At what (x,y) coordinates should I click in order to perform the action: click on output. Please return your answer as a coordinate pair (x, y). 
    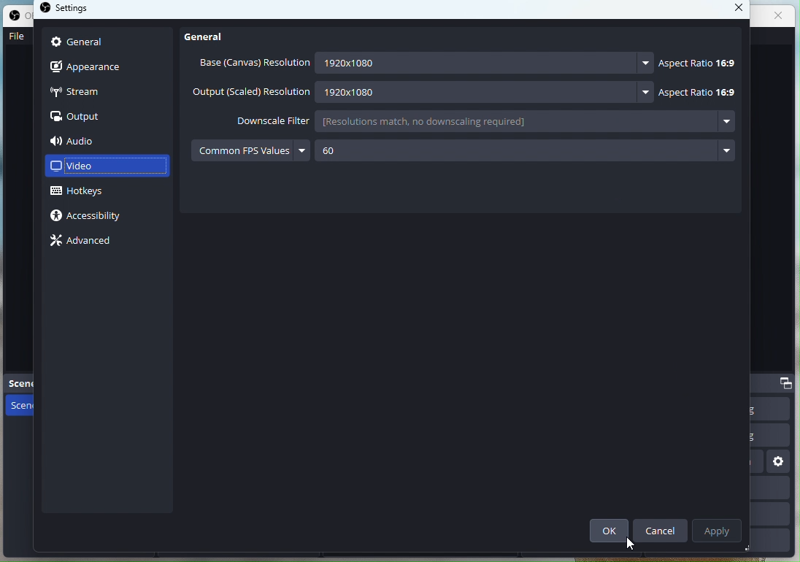
    Looking at the image, I should click on (79, 118).